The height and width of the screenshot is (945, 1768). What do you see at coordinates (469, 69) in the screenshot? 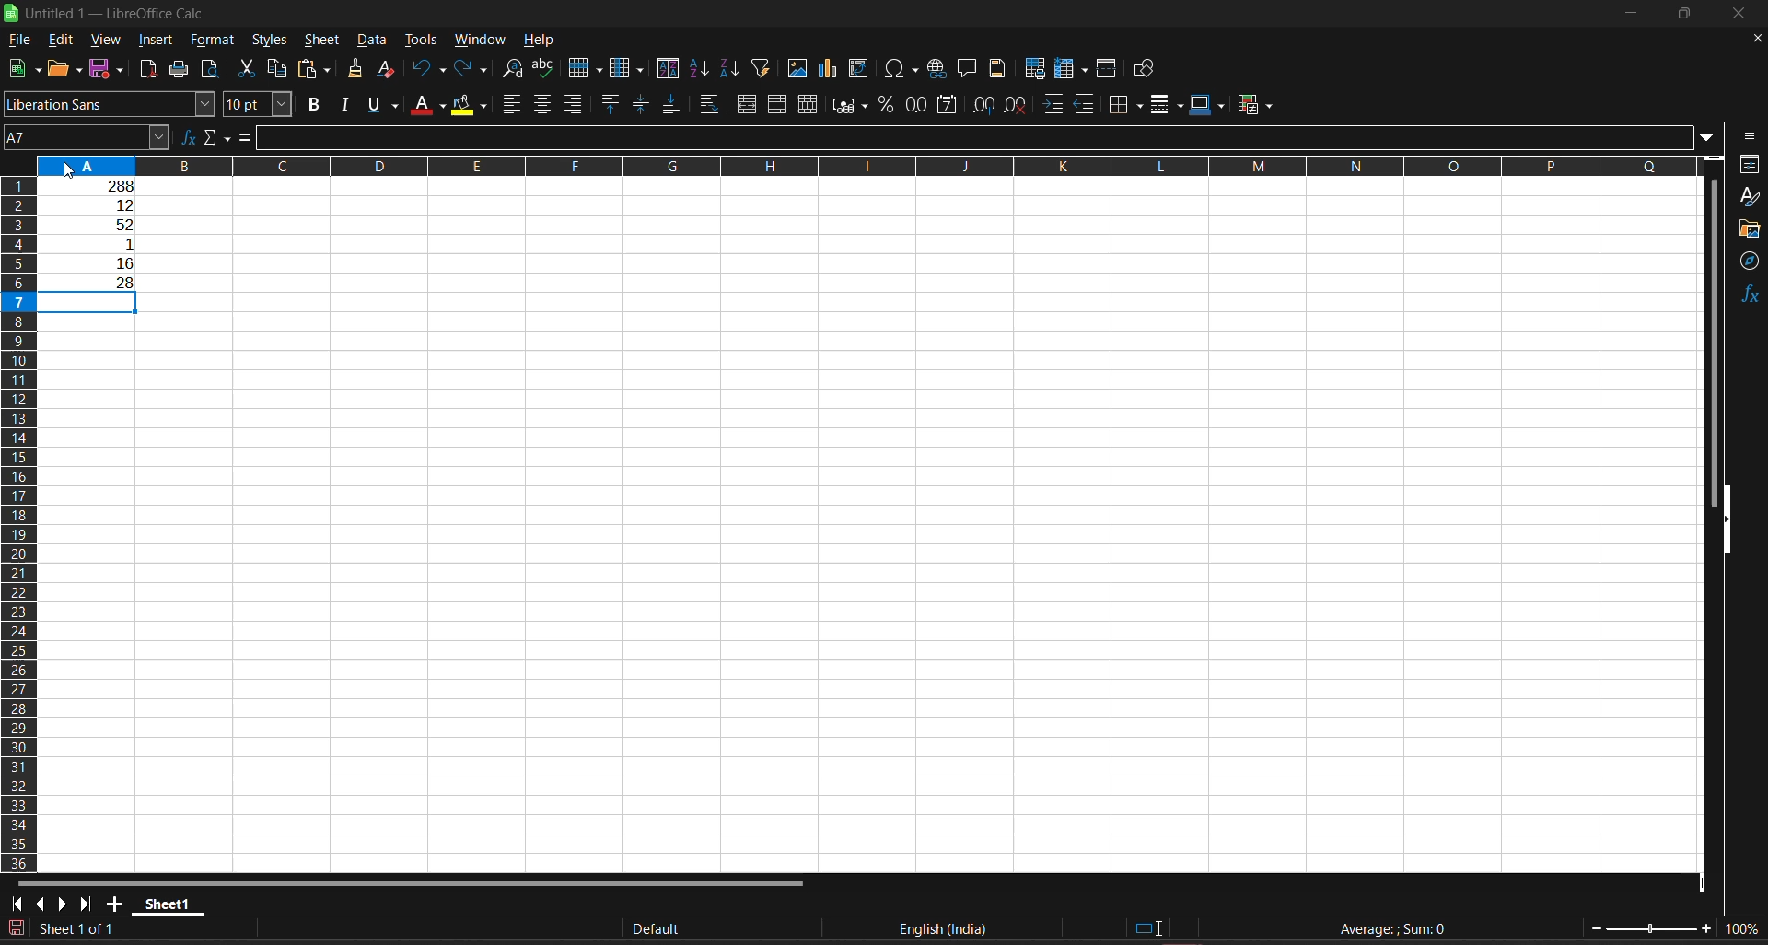
I see `redo` at bounding box center [469, 69].